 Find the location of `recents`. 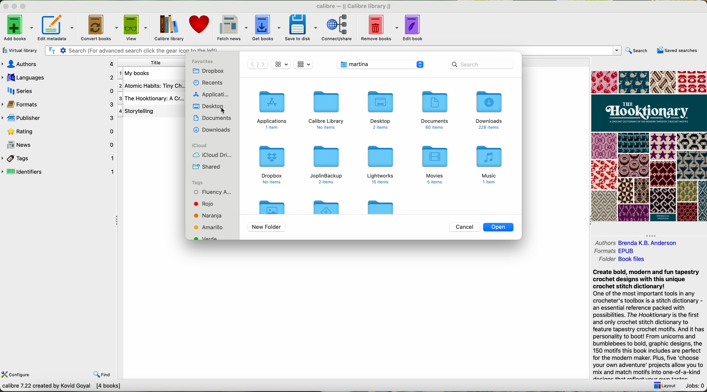

recents is located at coordinates (209, 83).